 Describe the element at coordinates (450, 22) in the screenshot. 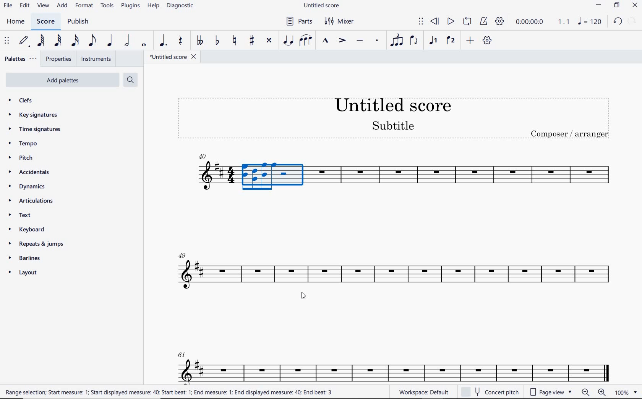

I see `PLAY` at that location.